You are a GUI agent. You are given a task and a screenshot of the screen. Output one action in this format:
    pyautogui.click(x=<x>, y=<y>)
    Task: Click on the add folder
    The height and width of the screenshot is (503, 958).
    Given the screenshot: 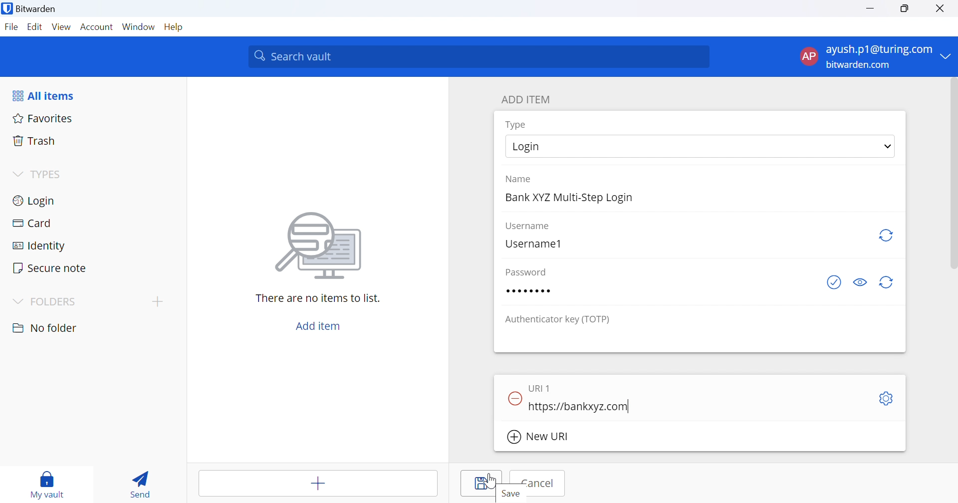 What is the action you would take?
    pyautogui.click(x=160, y=301)
    